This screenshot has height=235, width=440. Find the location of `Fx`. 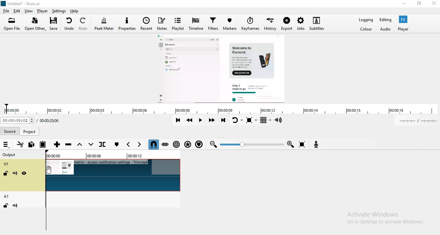

Fx is located at coordinates (405, 19).